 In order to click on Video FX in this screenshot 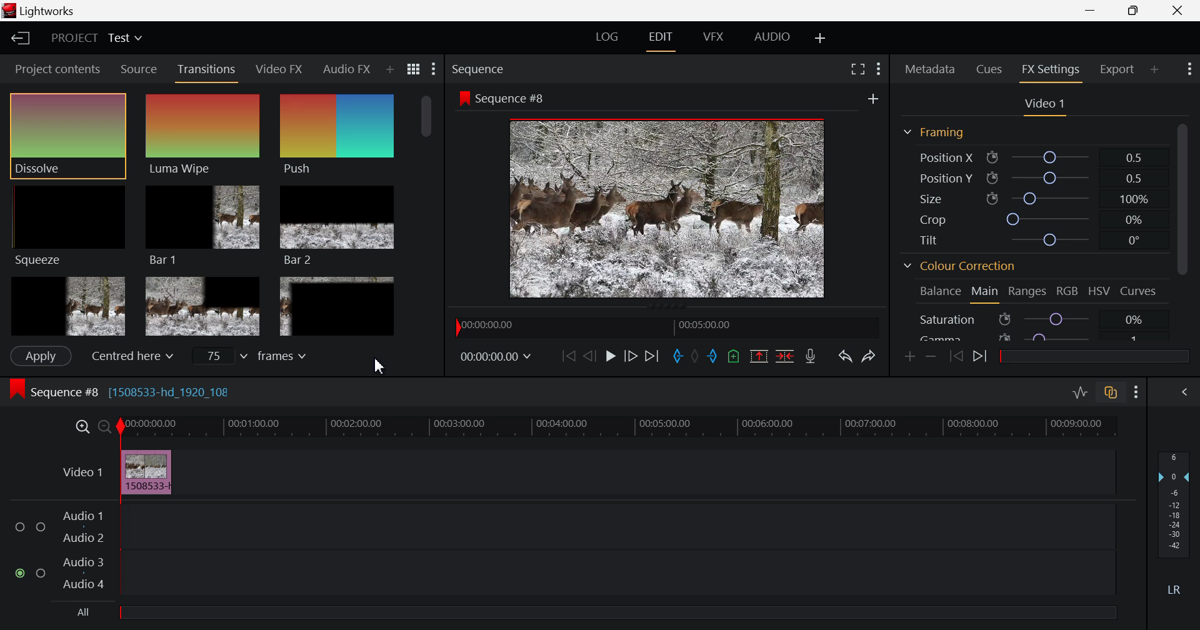, I will do `click(279, 71)`.